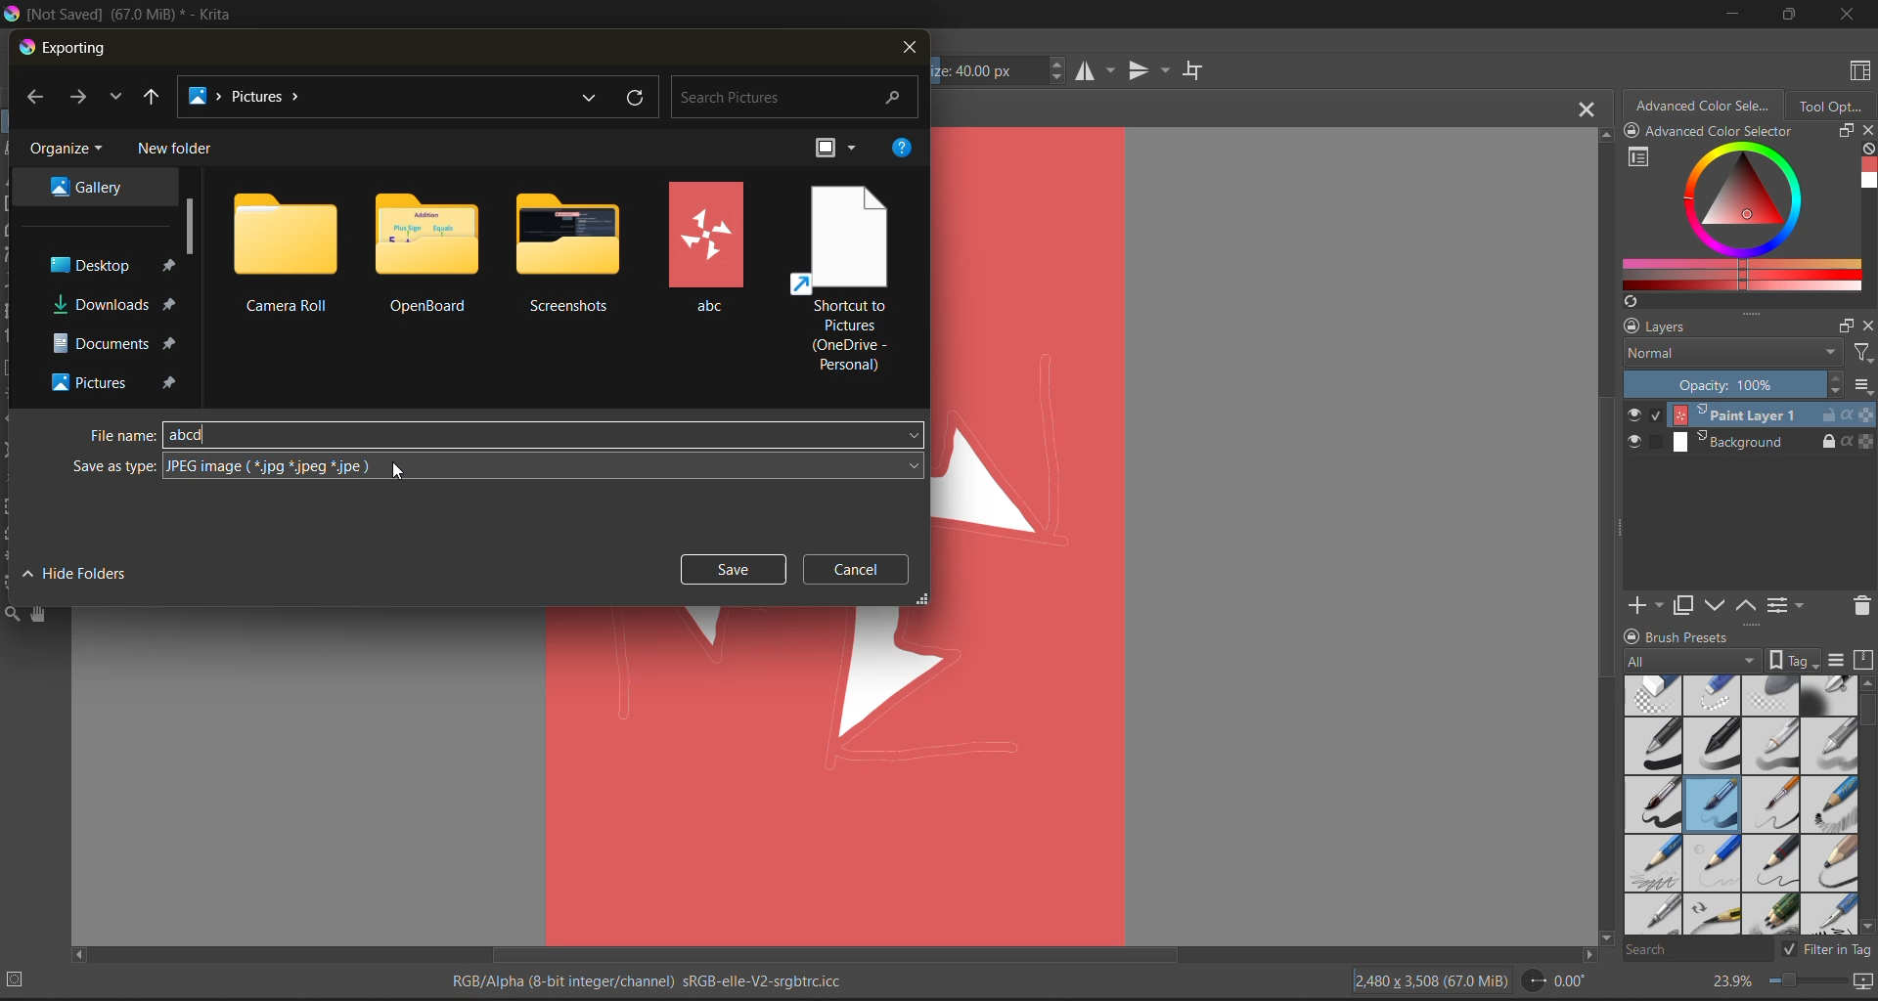 The height and width of the screenshot is (1001, 1878). Describe the element at coordinates (1862, 70) in the screenshot. I see `choose workspace` at that location.